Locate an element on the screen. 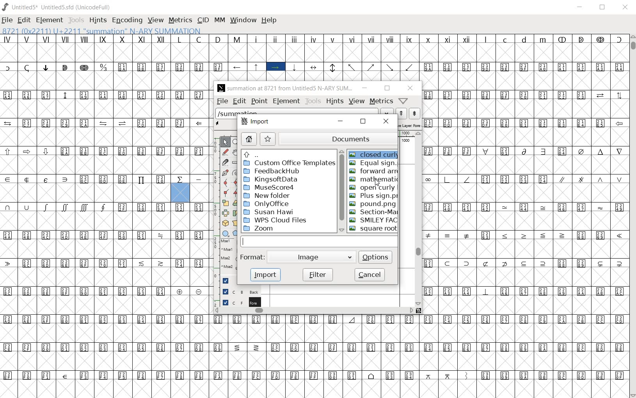 This screenshot has width=636, height=398. Square root is located at coordinates (375, 229).